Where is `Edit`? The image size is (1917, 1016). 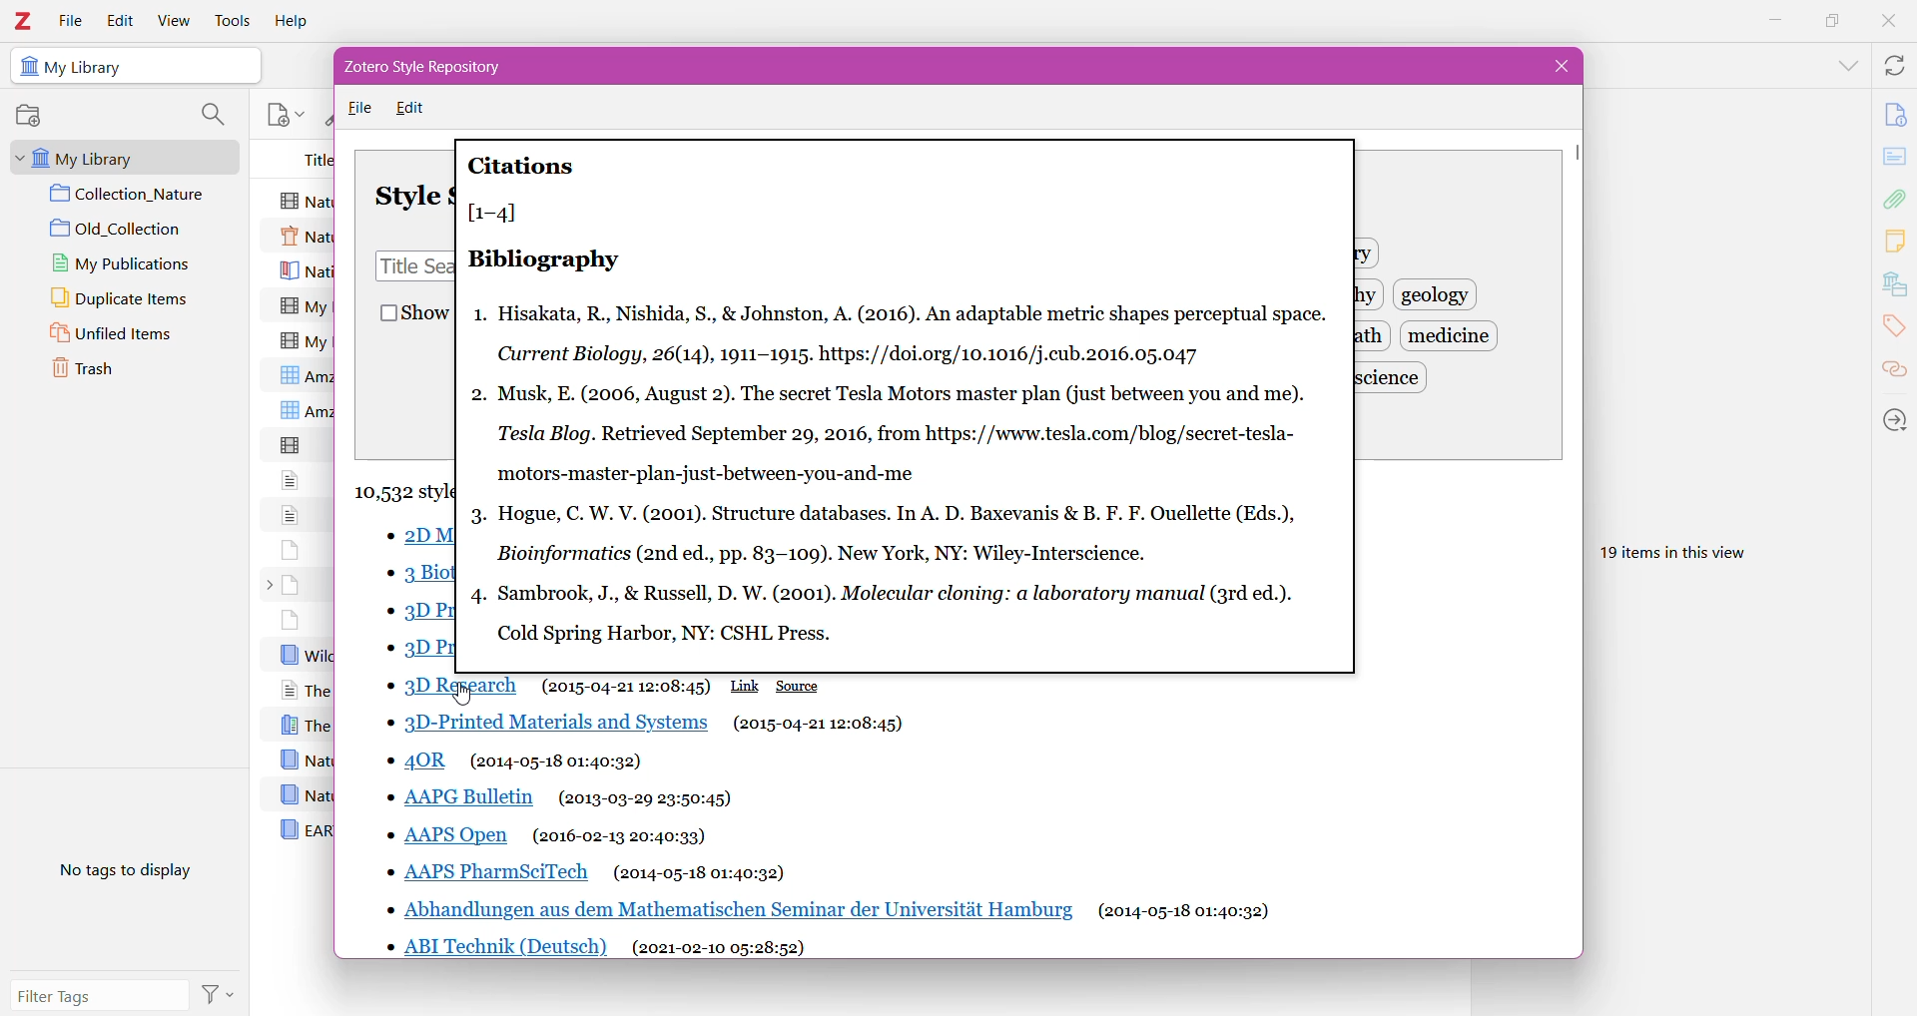 Edit is located at coordinates (119, 21).